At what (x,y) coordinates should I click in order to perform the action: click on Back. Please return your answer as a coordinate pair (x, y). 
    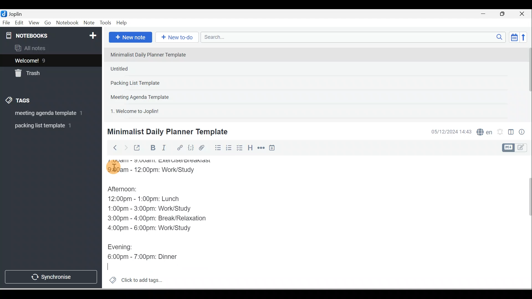
    Looking at the image, I should click on (112, 148).